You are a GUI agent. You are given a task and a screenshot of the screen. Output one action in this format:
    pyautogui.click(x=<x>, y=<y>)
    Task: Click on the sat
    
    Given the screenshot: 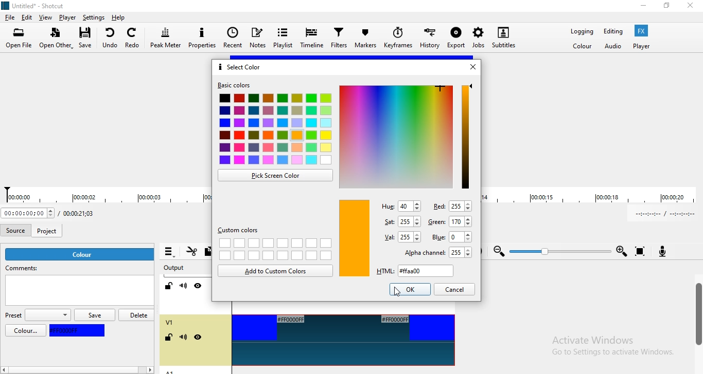 What is the action you would take?
    pyautogui.click(x=401, y=219)
    